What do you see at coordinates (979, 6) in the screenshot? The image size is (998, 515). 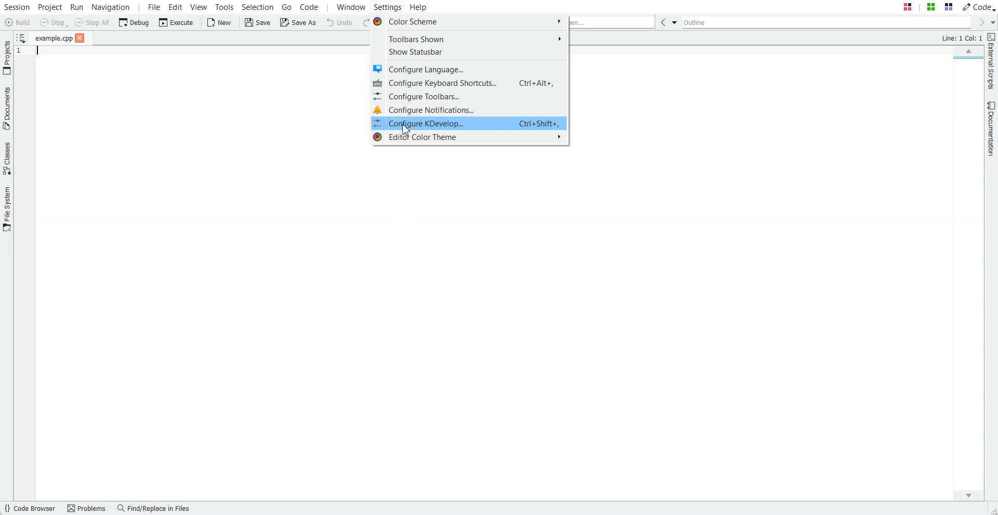 I see `Code` at bounding box center [979, 6].